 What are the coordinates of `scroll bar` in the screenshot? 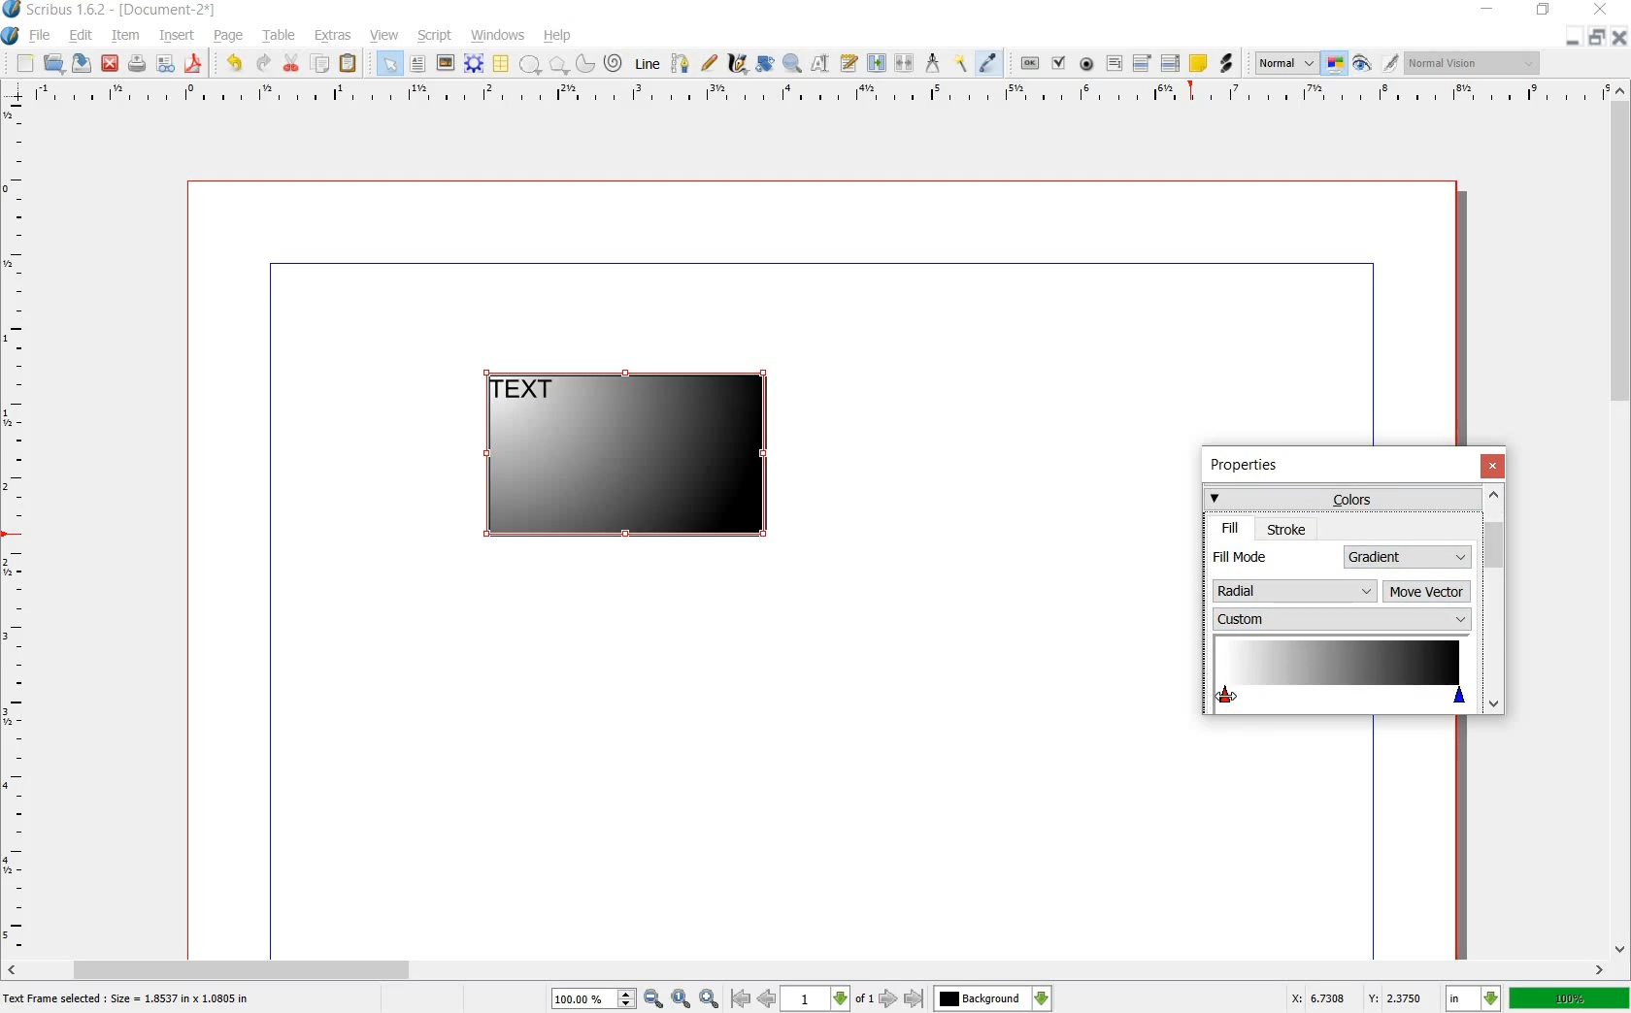 It's located at (1621, 521).